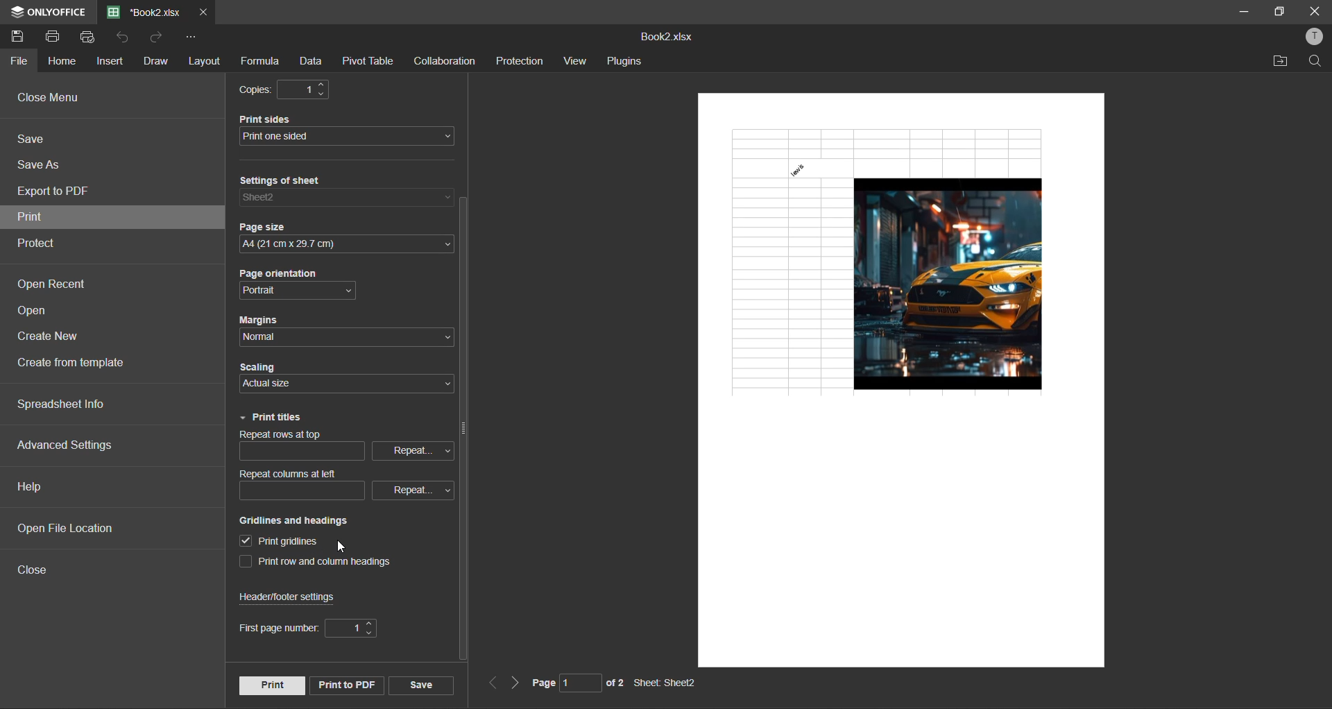 This screenshot has height=709, width=1332. Describe the element at coordinates (663, 682) in the screenshot. I see `sheet name` at that location.